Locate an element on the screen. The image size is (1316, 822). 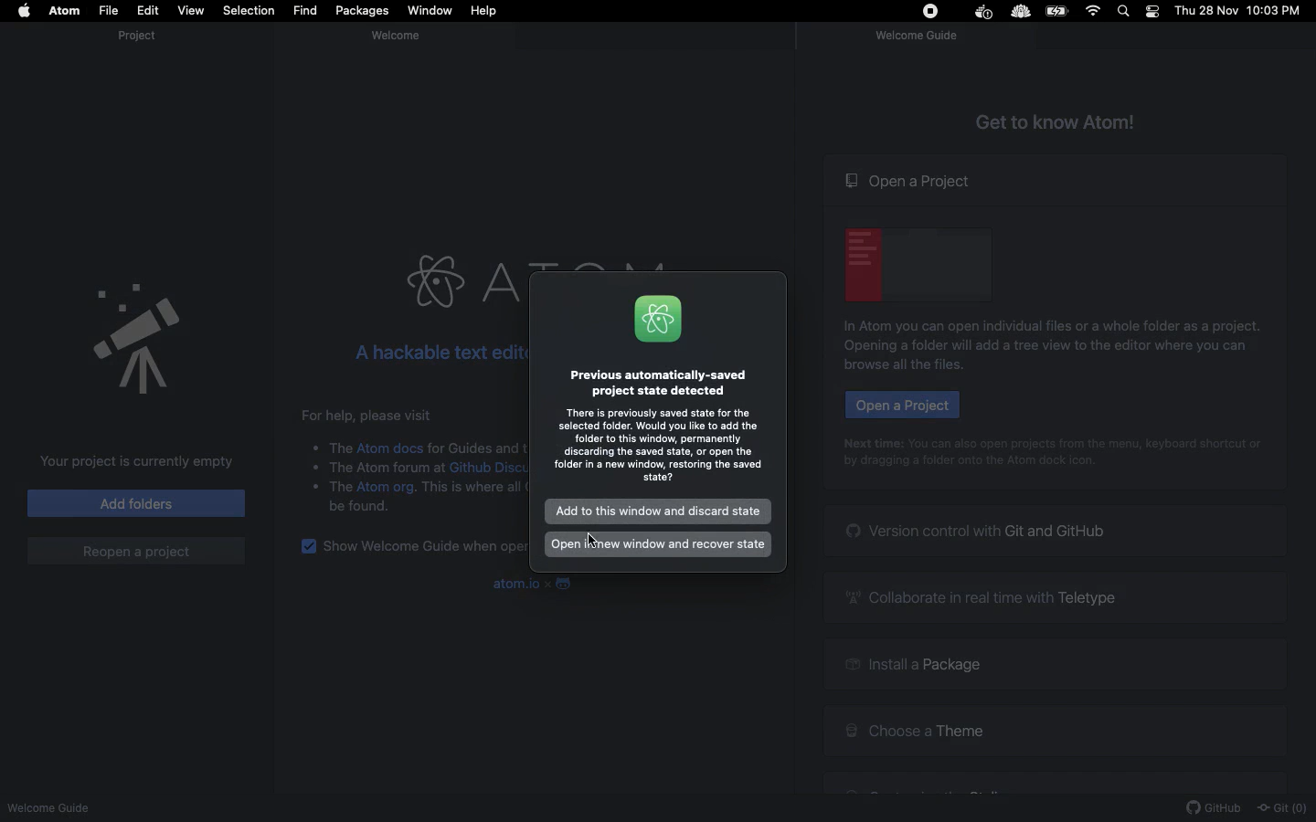
stops is located at coordinates (933, 14).